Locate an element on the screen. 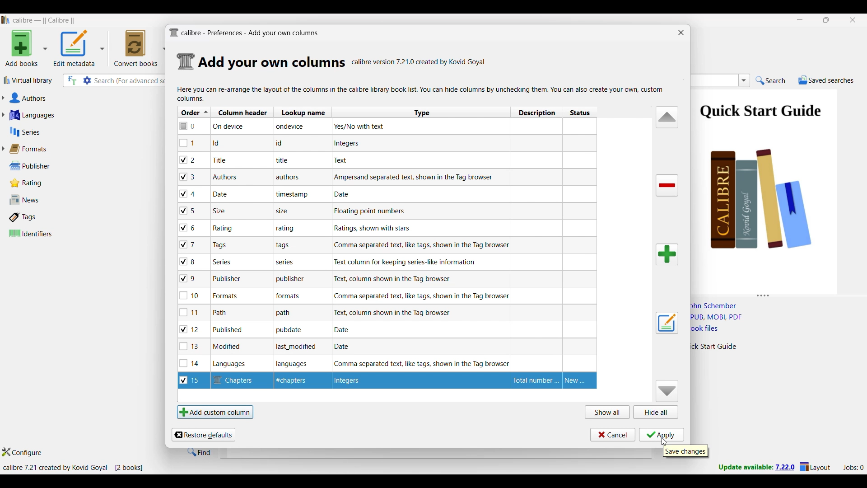  Chapters is located at coordinates (237, 380).